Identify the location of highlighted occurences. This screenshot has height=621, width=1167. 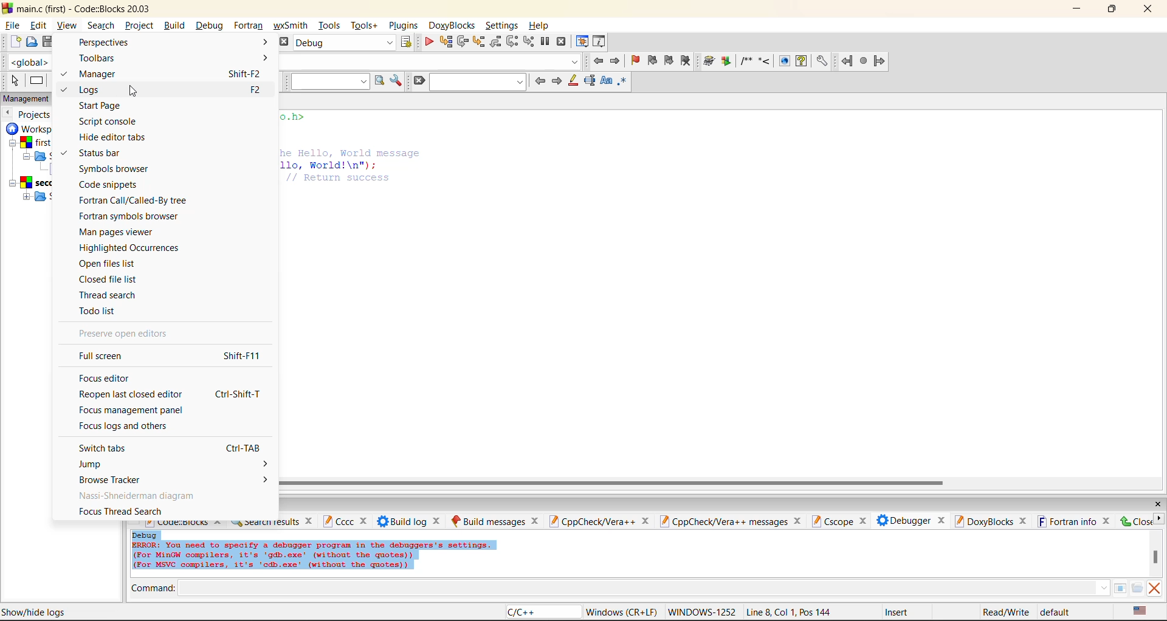
(131, 248).